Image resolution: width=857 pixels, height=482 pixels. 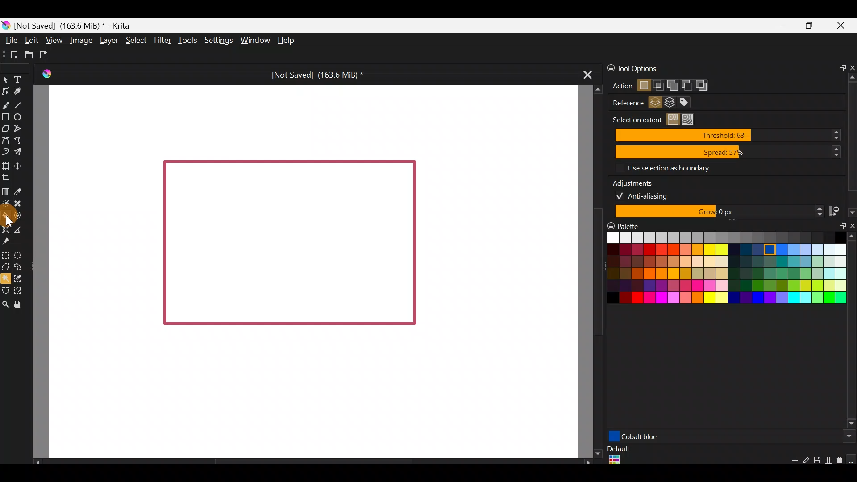 I want to click on Scroll bar, so click(x=591, y=272).